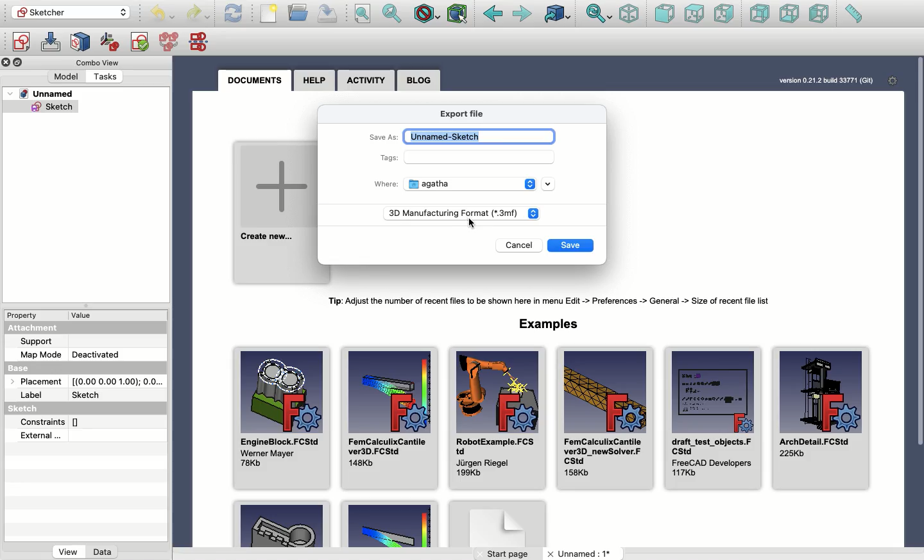  I want to click on Undo, so click(164, 14).